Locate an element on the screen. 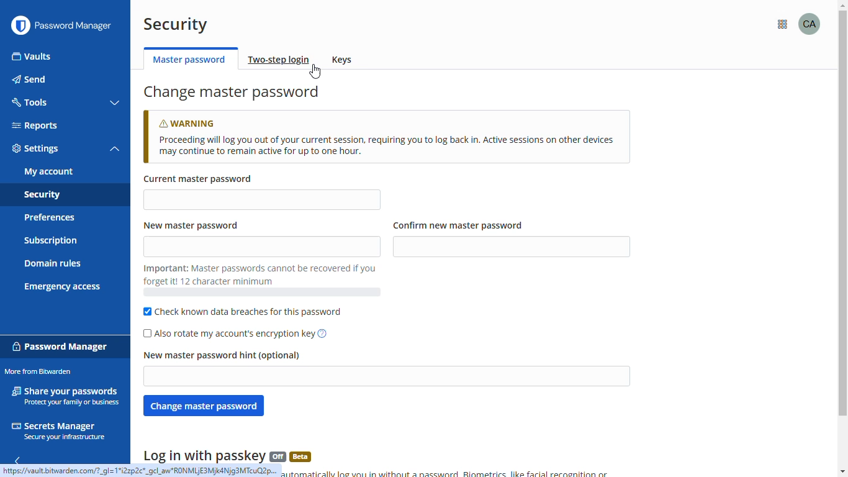 The width and height of the screenshot is (848, 477). domain rules is located at coordinates (53, 265).